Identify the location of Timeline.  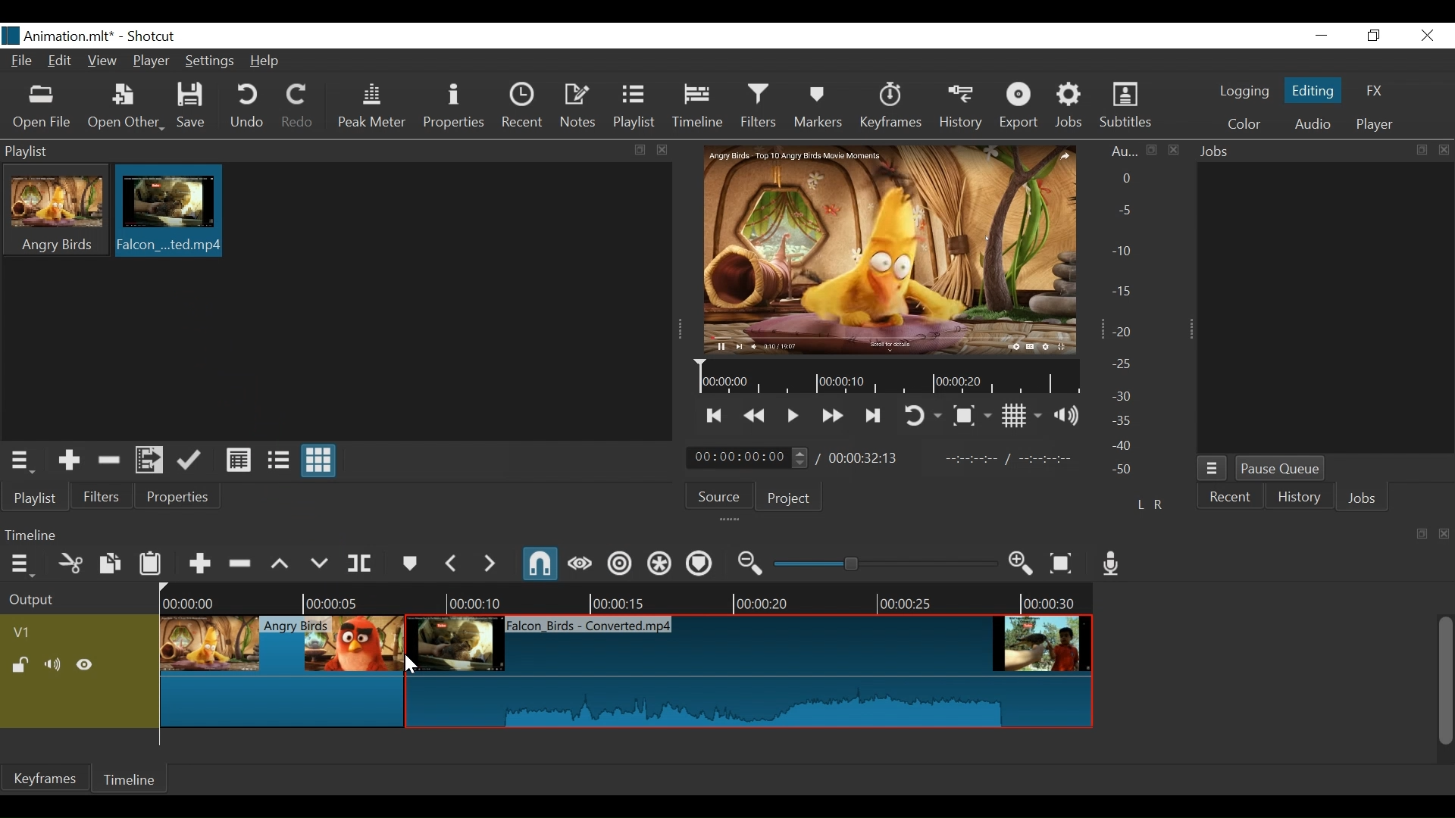
(699, 107).